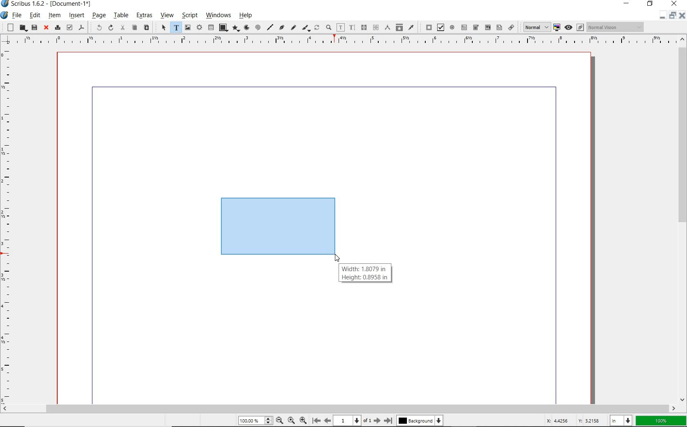 This screenshot has width=687, height=427. What do you see at coordinates (364, 27) in the screenshot?
I see `link text frames` at bounding box center [364, 27].